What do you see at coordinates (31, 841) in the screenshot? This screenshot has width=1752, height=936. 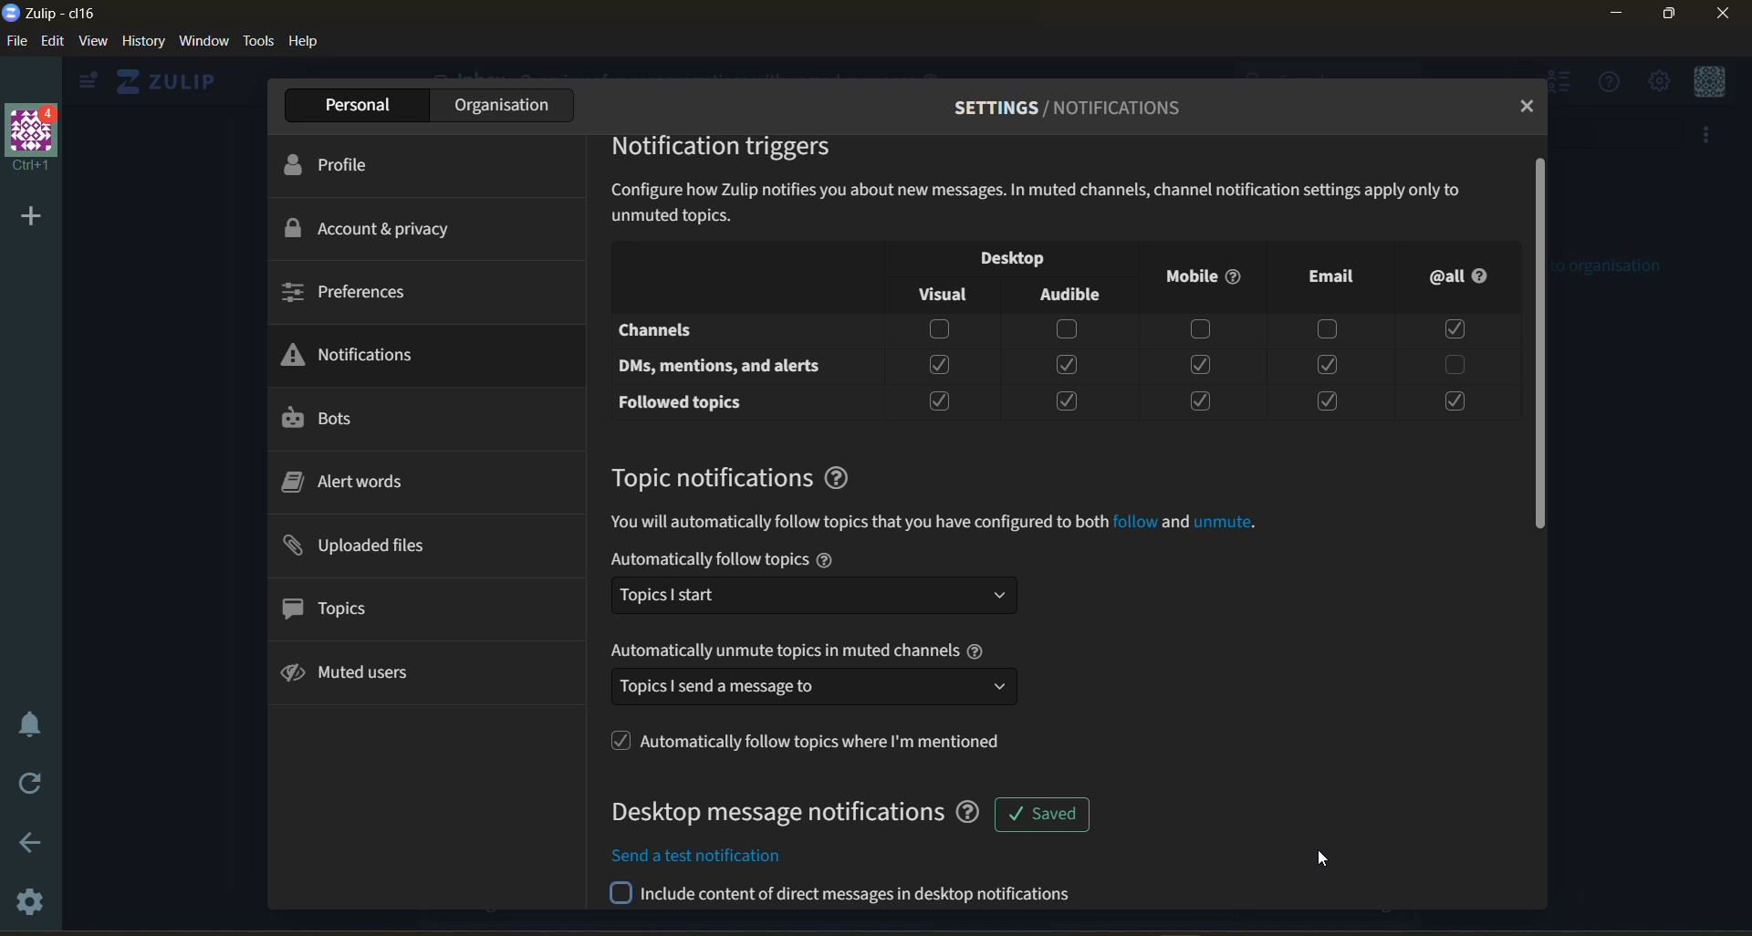 I see `go back` at bounding box center [31, 841].